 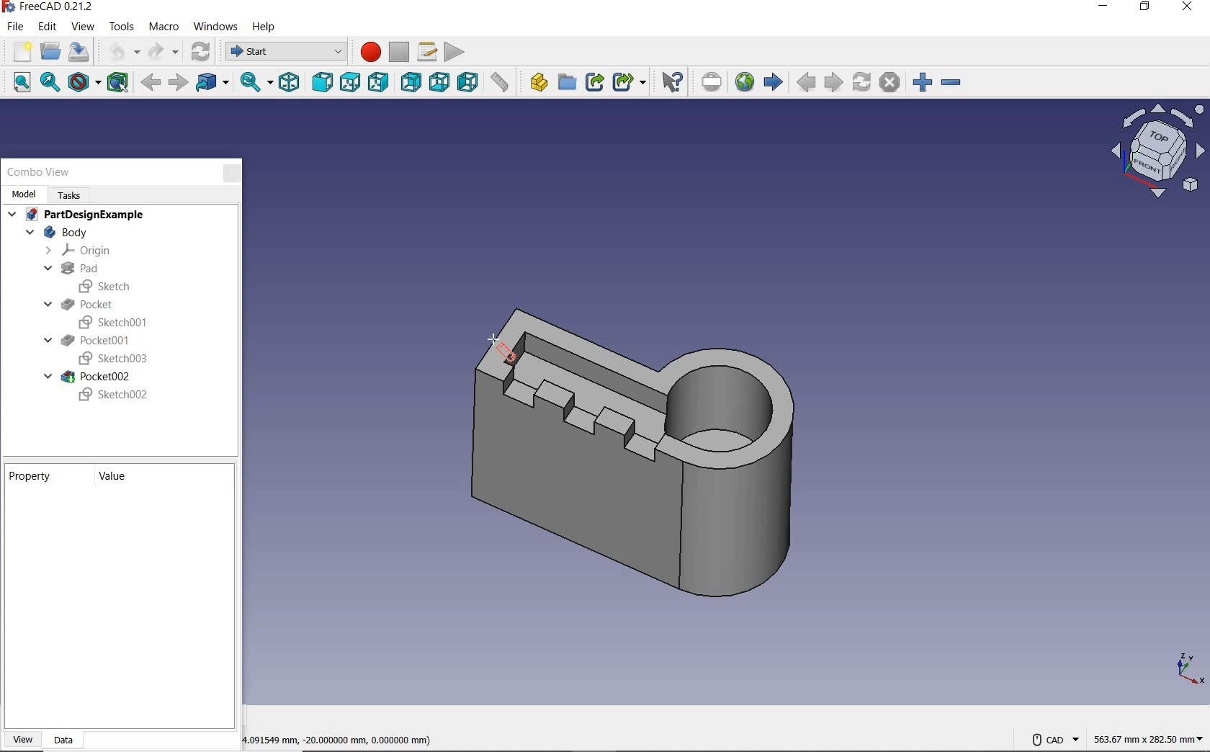 I want to click on refresh, so click(x=202, y=52).